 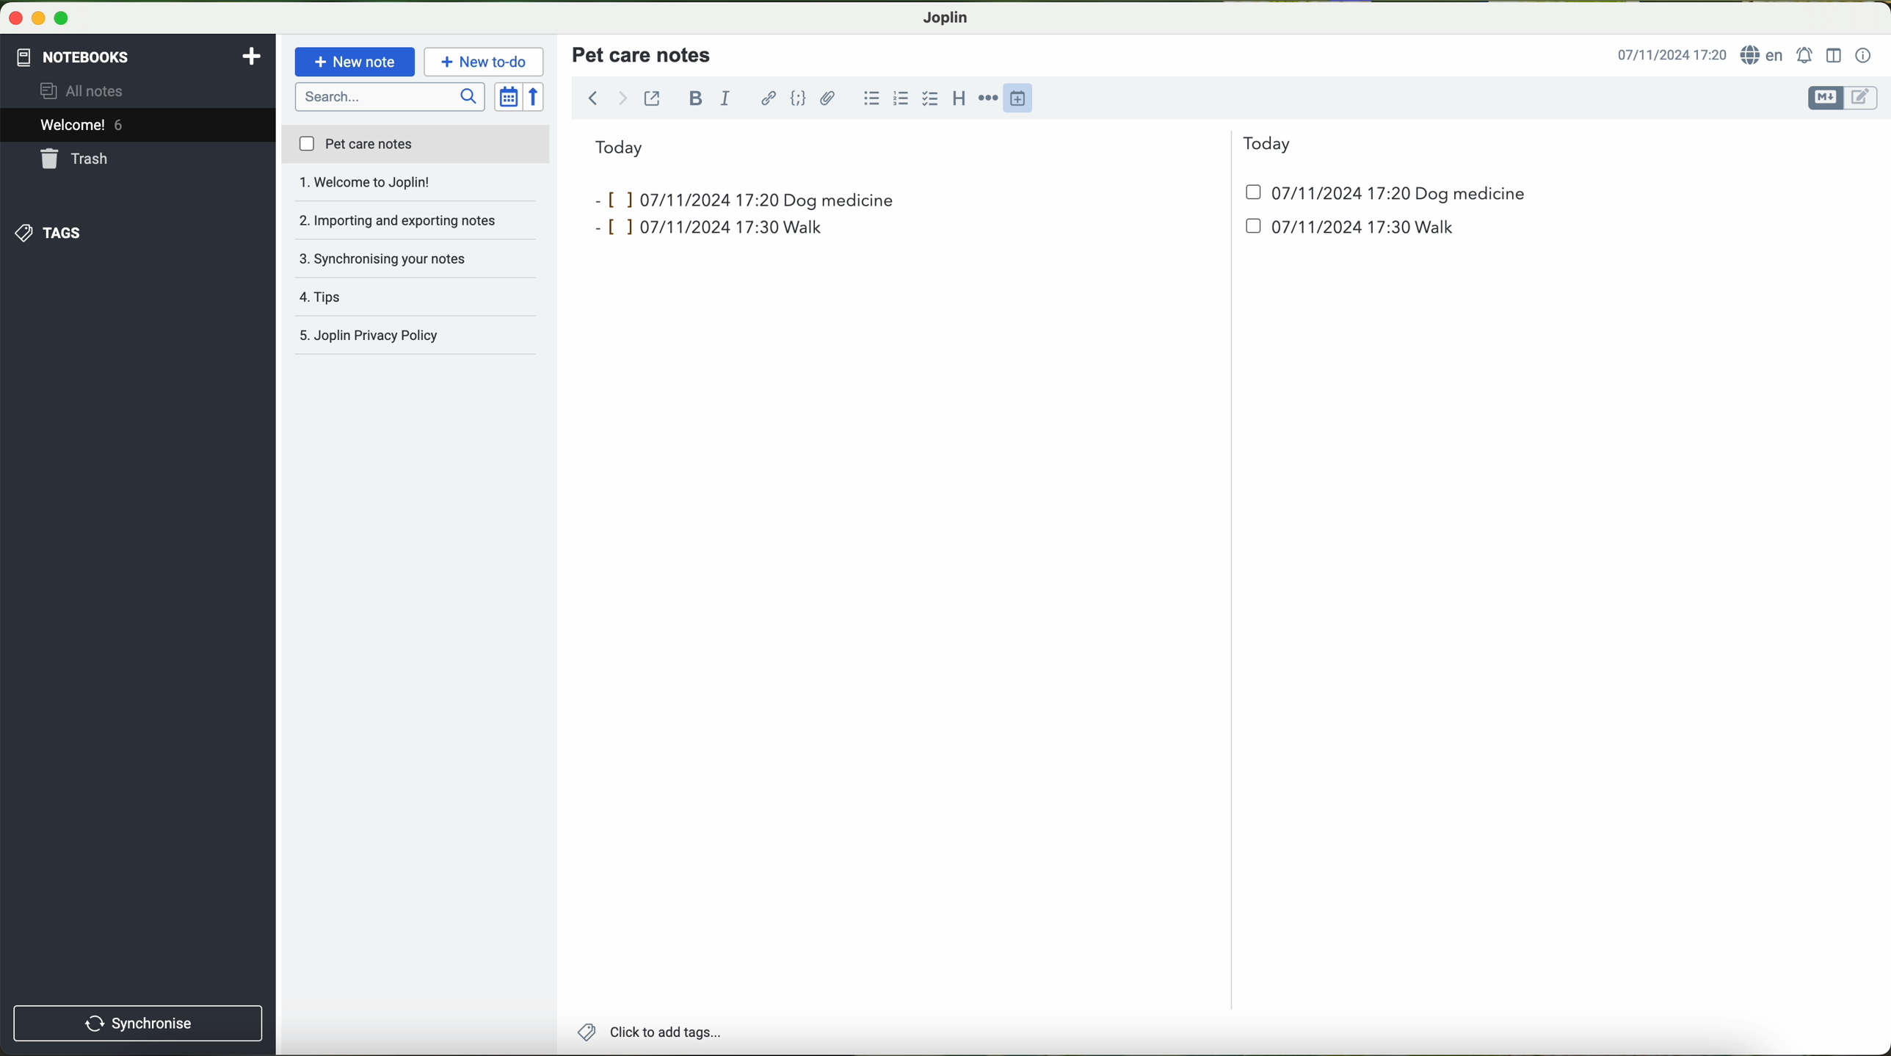 I want to click on tips, so click(x=416, y=258).